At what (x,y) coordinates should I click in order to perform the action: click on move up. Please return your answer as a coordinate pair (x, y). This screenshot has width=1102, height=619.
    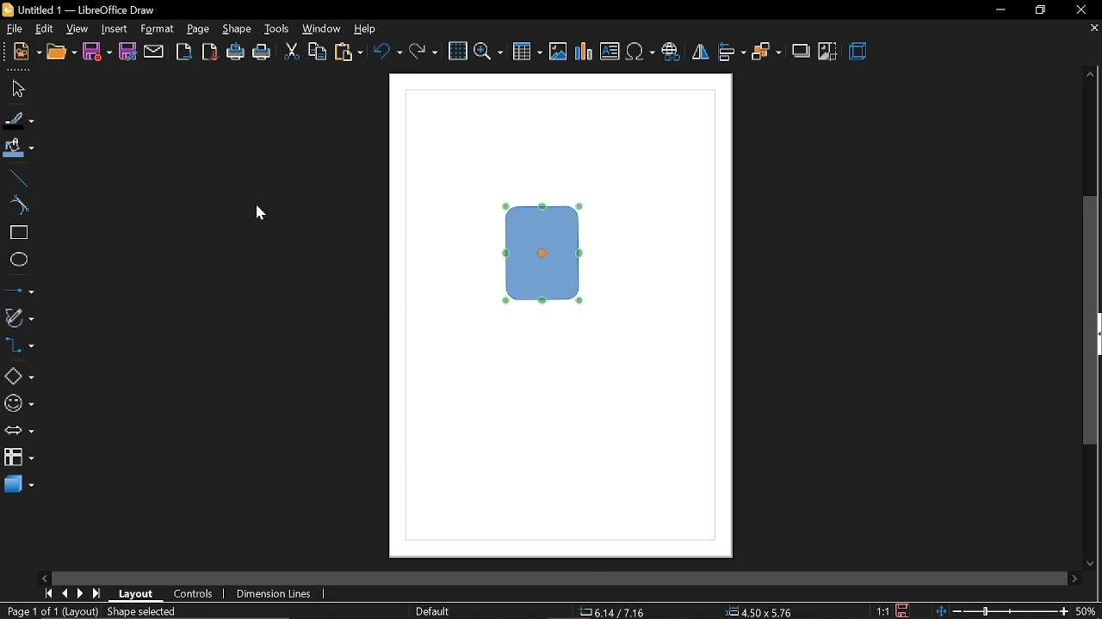
    Looking at the image, I should click on (1092, 75).